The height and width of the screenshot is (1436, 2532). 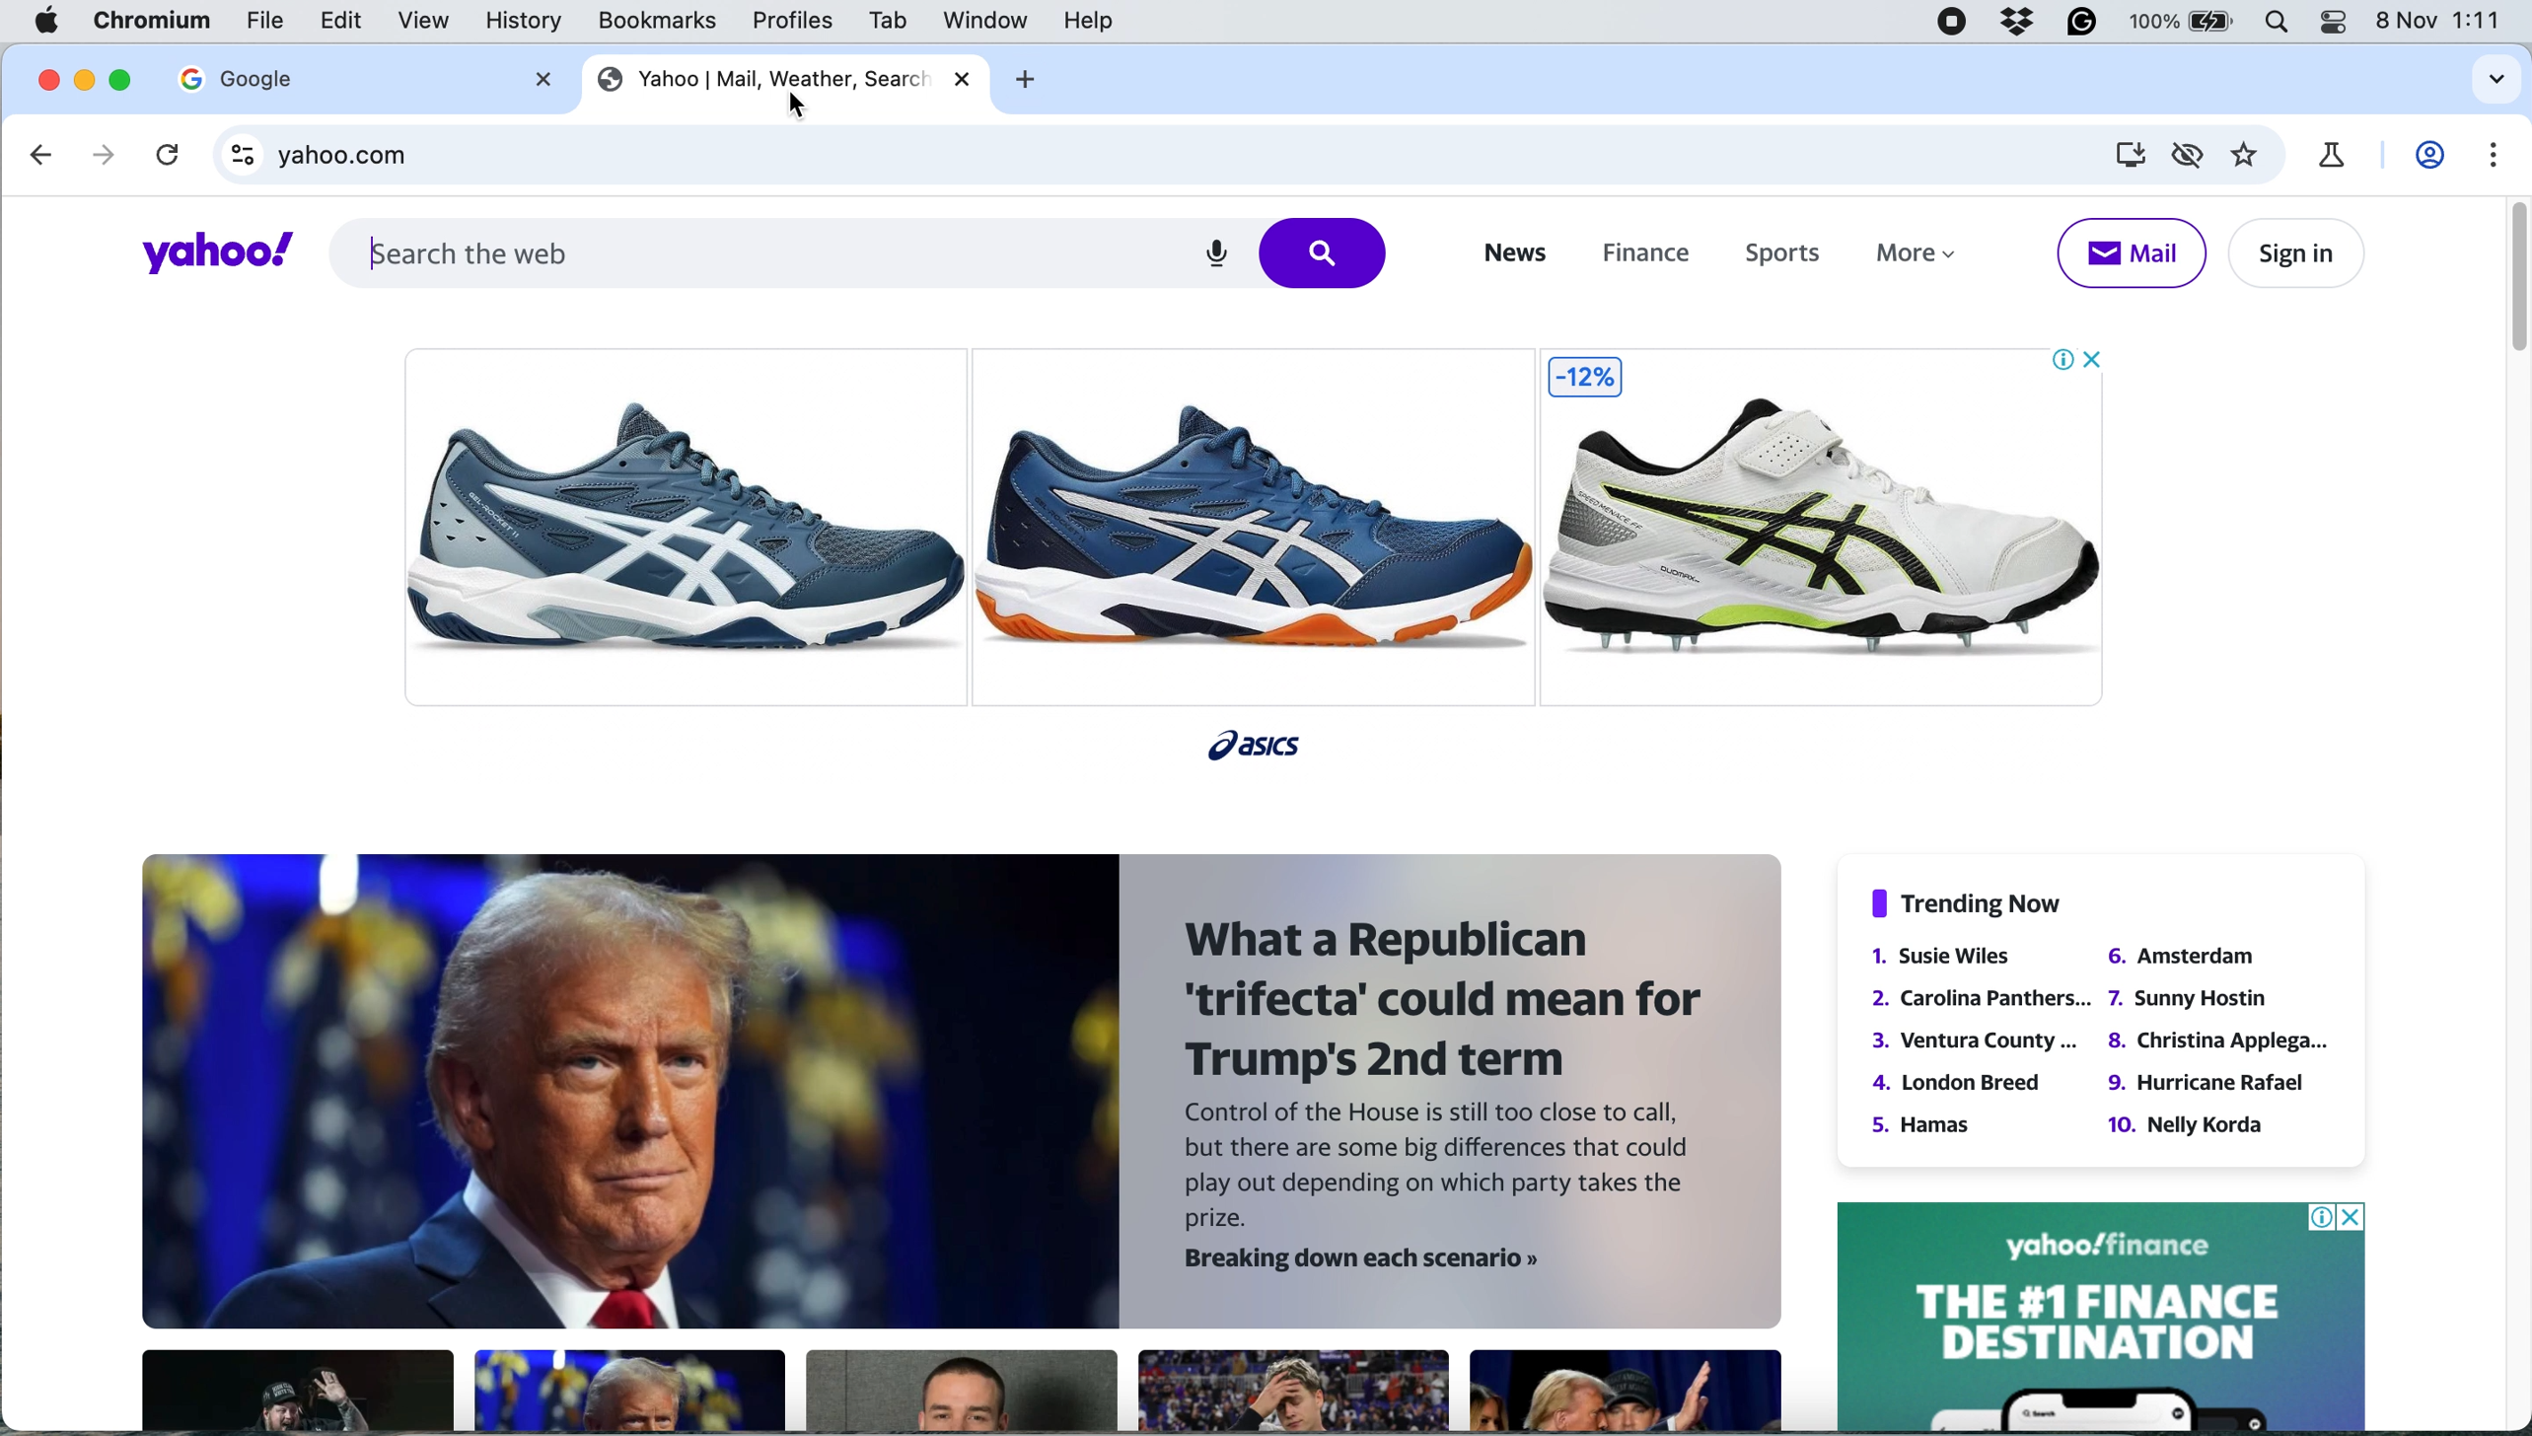 I want to click on third party cookies limited, so click(x=2192, y=153).